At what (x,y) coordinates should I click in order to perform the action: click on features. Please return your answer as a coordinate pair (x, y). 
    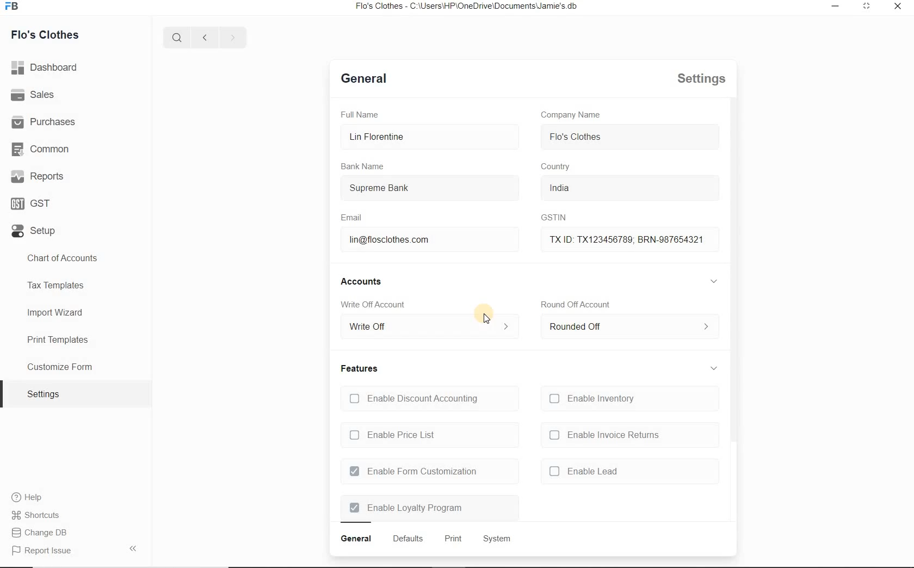
    Looking at the image, I should click on (360, 368).